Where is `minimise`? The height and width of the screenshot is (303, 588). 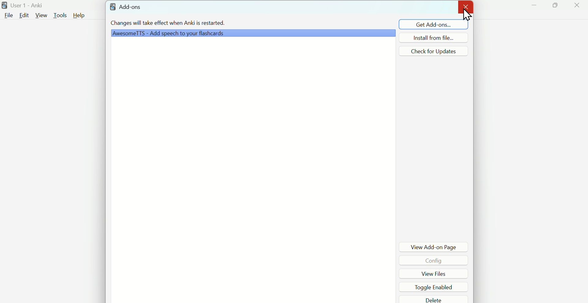 minimise is located at coordinates (535, 9).